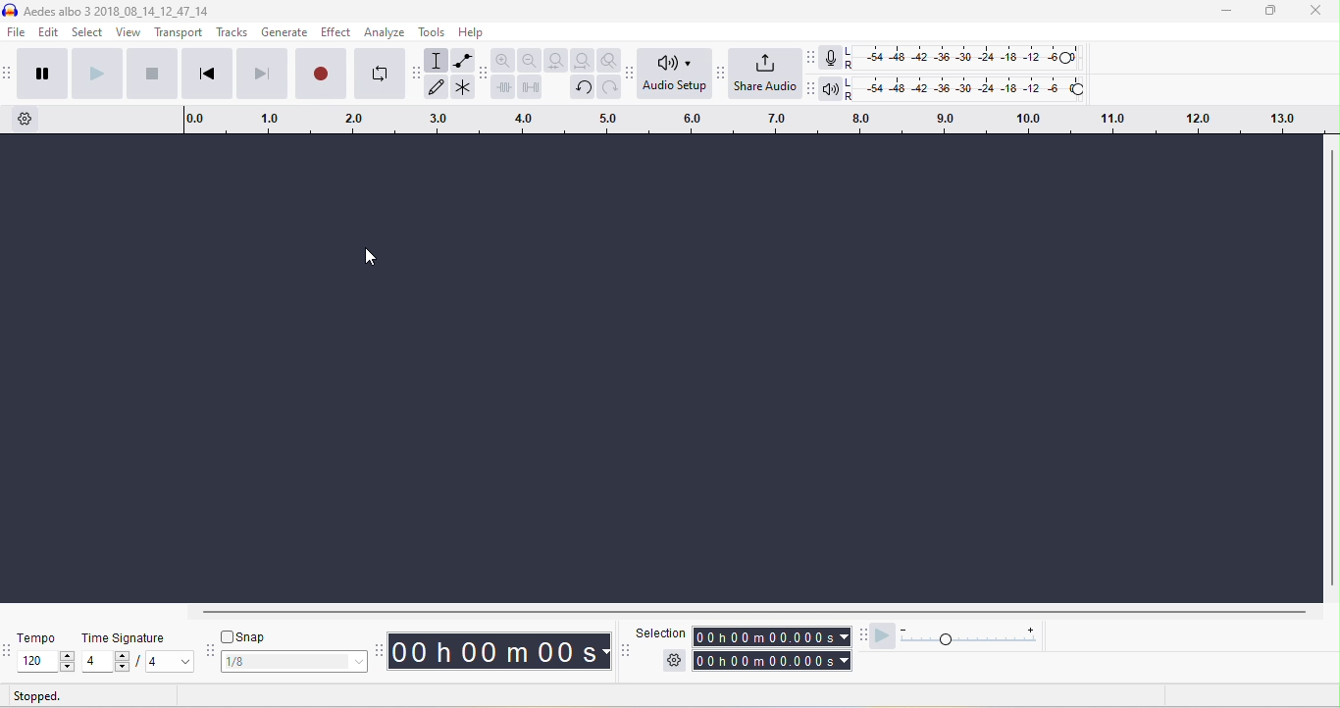 Image resolution: width=1340 pixels, height=708 pixels. I want to click on snap, so click(227, 636).